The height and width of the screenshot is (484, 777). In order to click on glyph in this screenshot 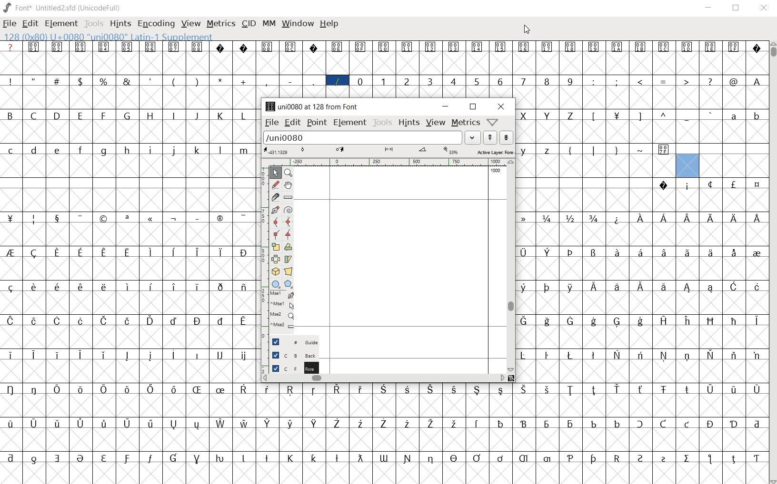, I will do `click(523, 218)`.